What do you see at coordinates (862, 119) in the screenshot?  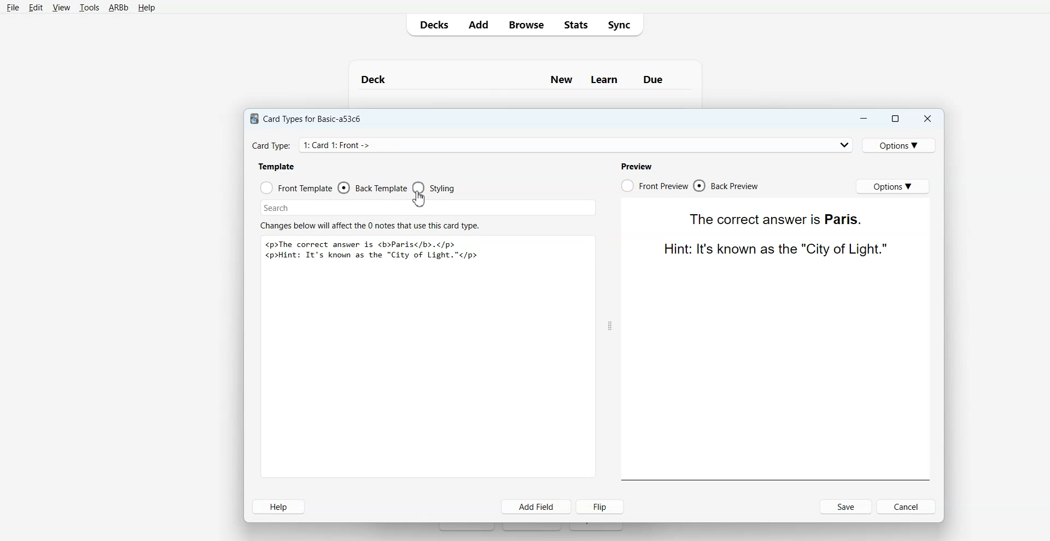 I see `Minimize` at bounding box center [862, 119].